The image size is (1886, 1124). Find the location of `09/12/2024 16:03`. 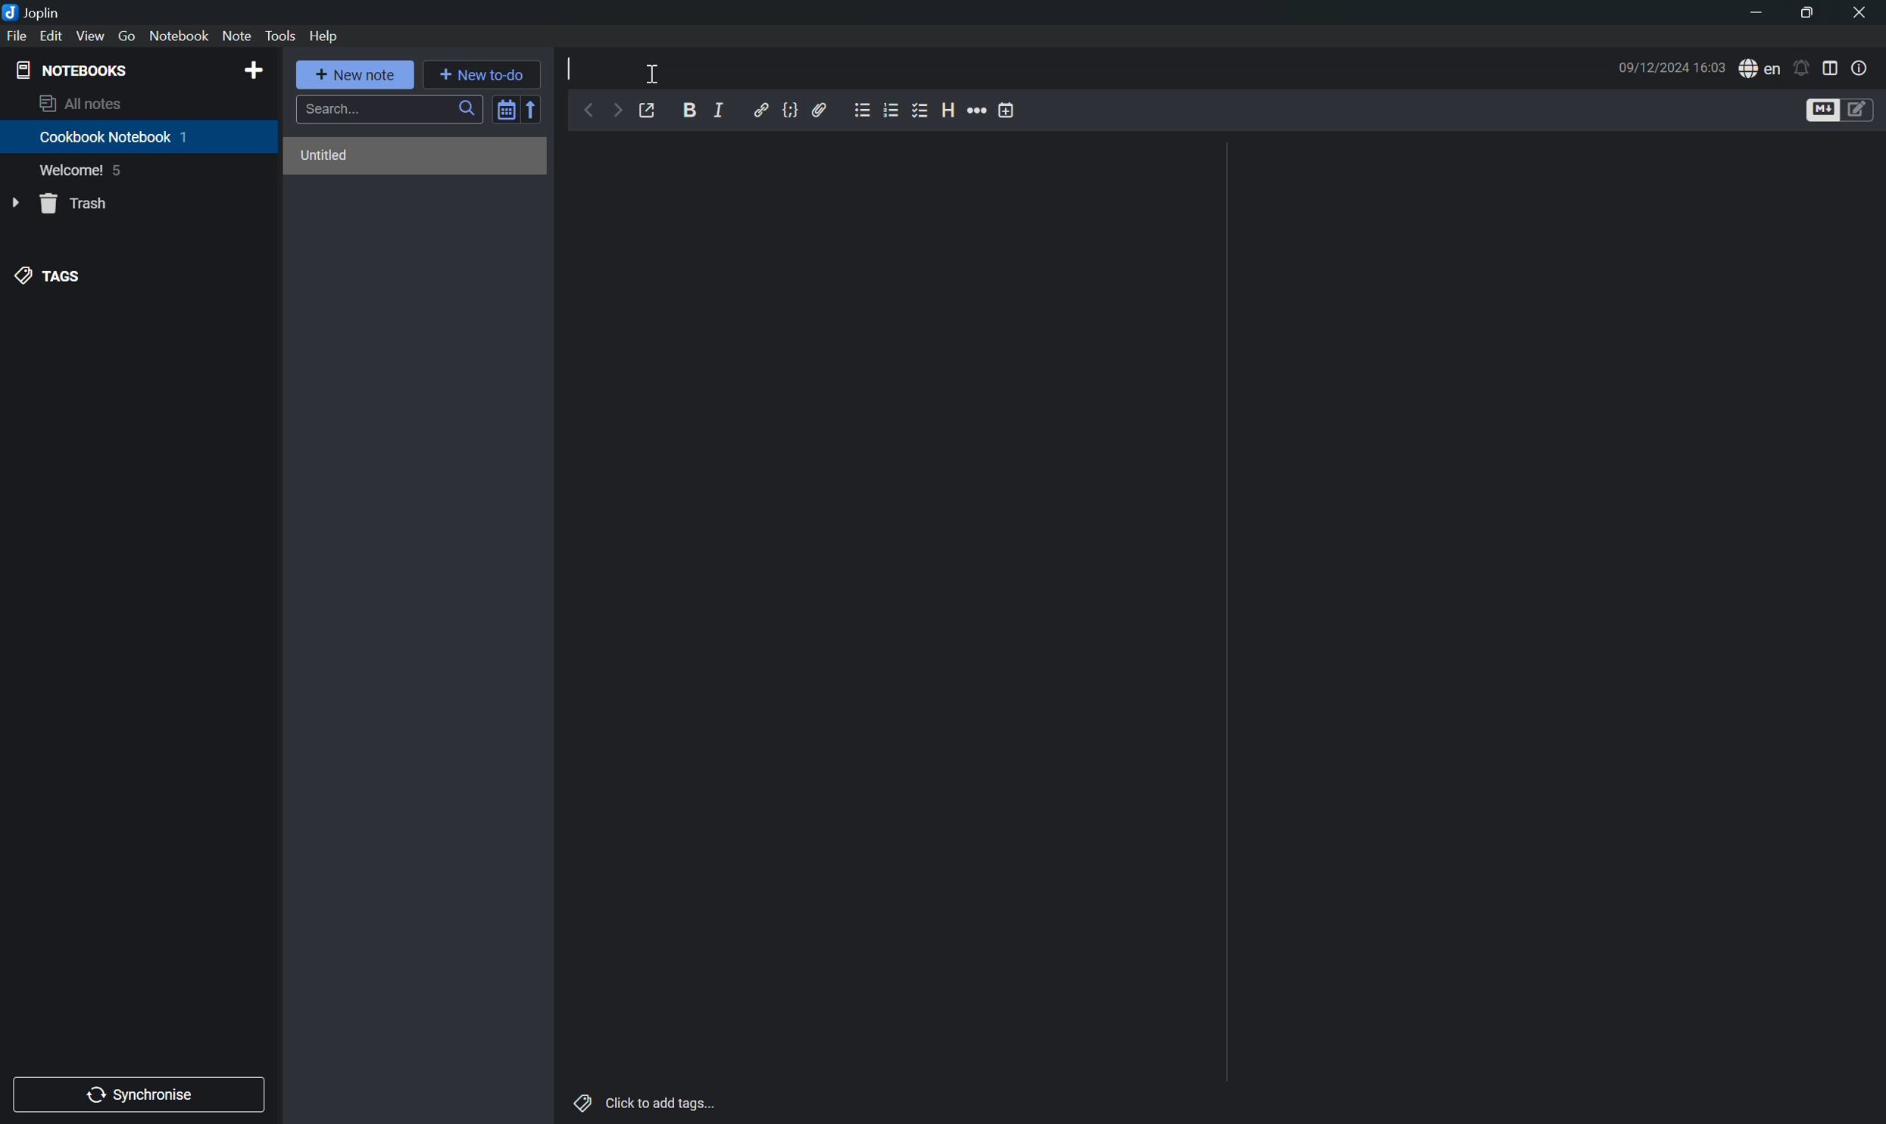

09/12/2024 16:03 is located at coordinates (1670, 67).